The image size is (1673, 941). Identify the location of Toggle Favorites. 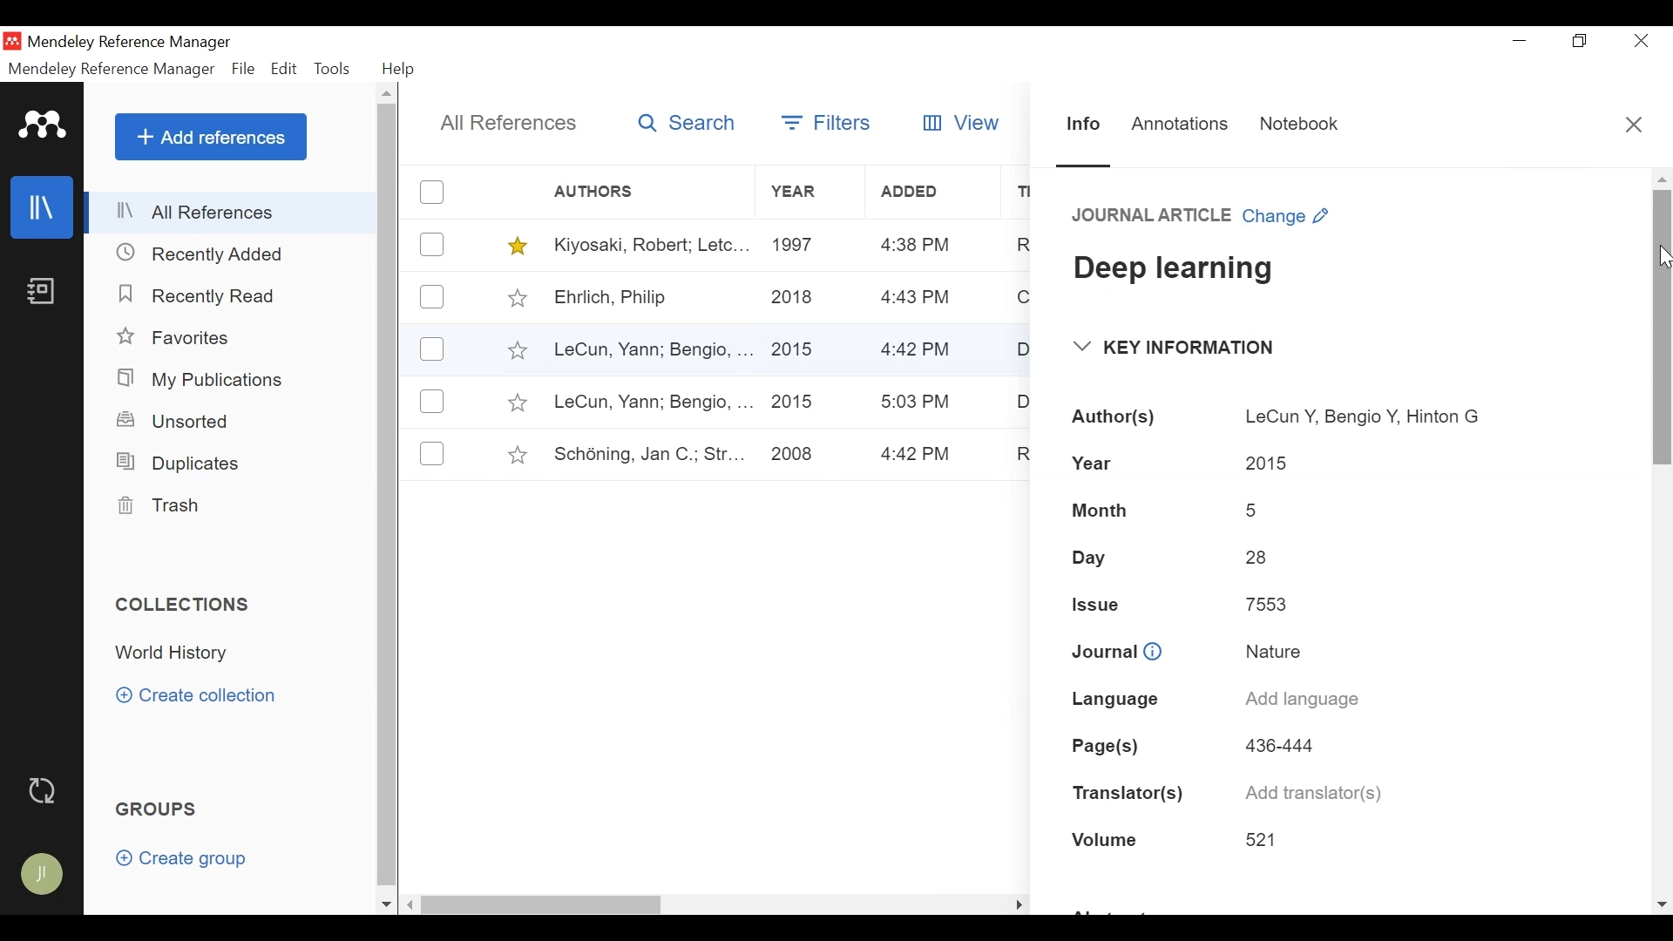
(516, 403).